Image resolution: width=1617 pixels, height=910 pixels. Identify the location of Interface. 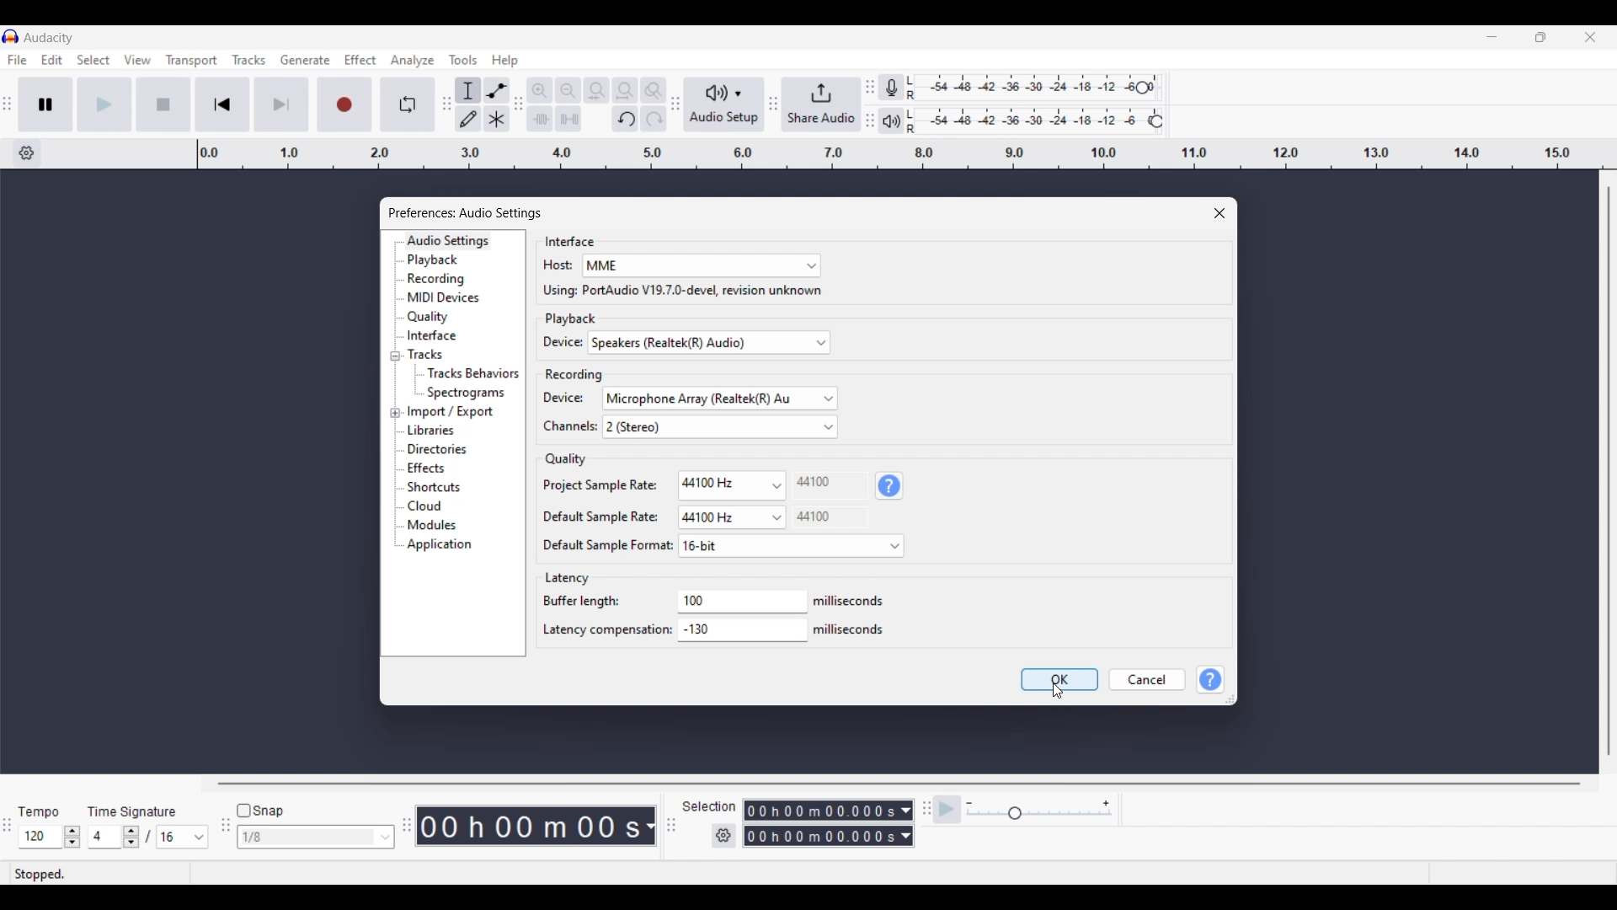
(563, 241).